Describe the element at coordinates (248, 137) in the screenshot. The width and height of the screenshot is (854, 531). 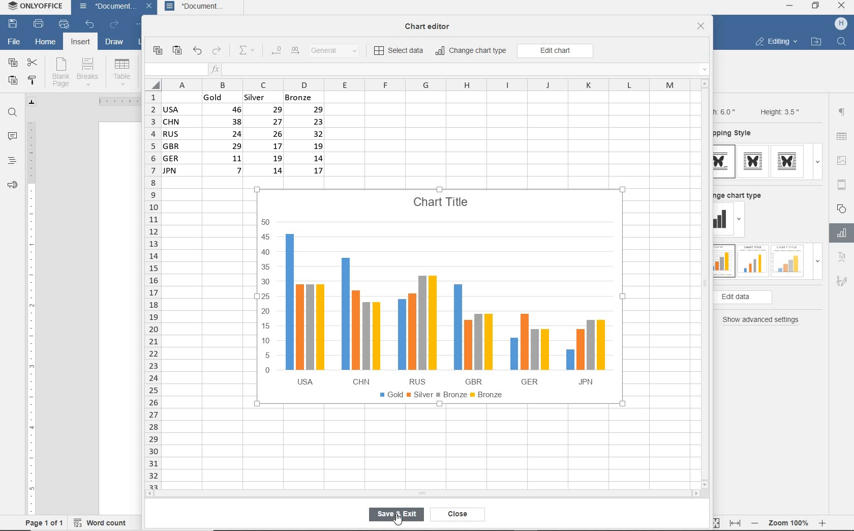
I see `data` at that location.